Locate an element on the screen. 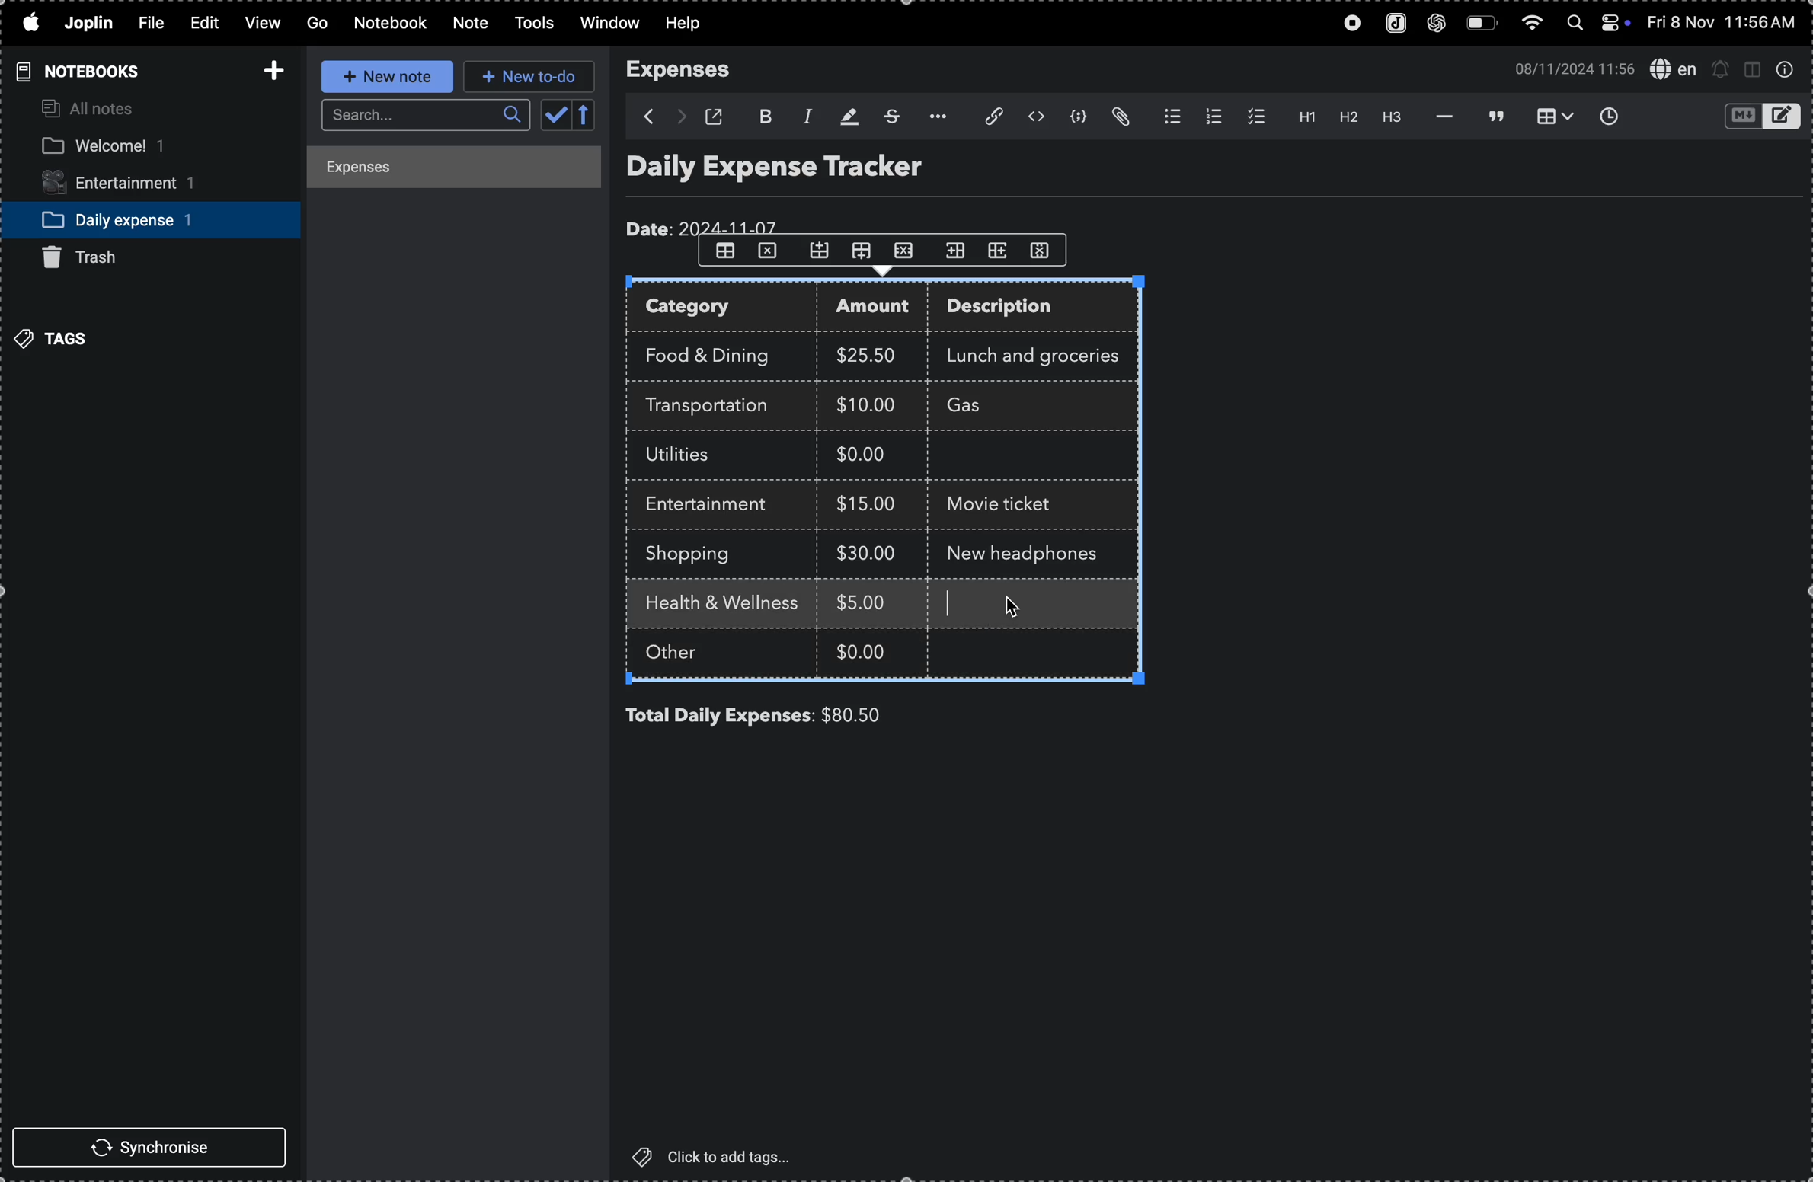 The width and height of the screenshot is (1813, 1182). insert time is located at coordinates (1607, 116).